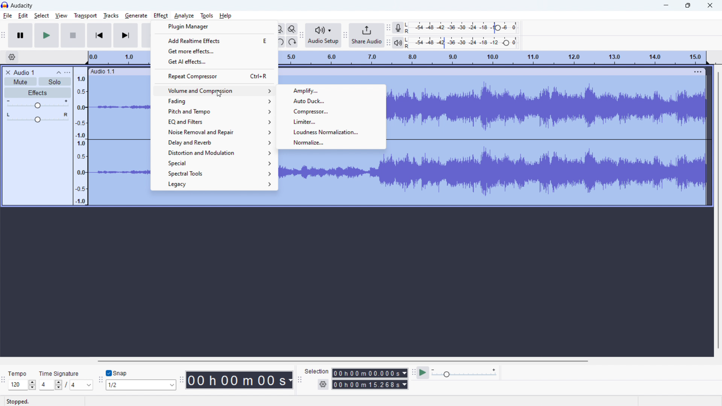 This screenshot has width=722, height=406. What do you see at coordinates (213, 173) in the screenshot?
I see `spectral tools` at bounding box center [213, 173].